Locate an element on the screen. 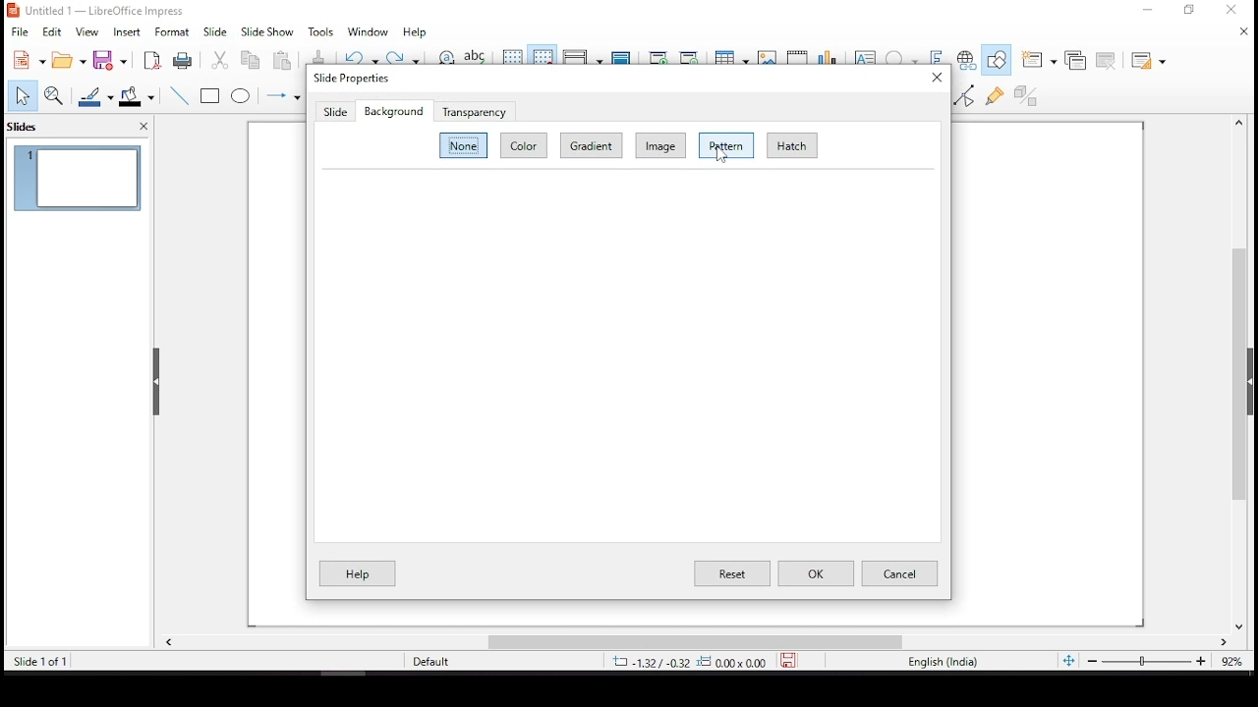 This screenshot has width=1258, height=707. slide show is located at coordinates (267, 30).